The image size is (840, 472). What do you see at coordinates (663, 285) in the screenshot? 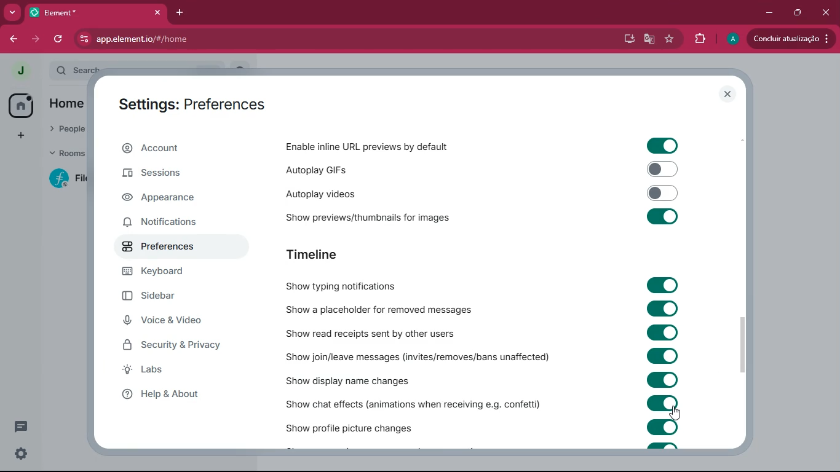
I see `toggle on/off` at bounding box center [663, 285].